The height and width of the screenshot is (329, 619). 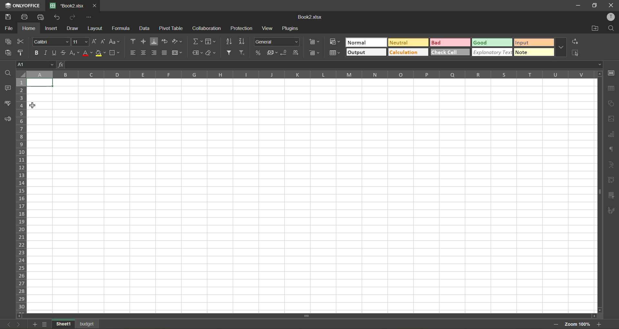 What do you see at coordinates (613, 120) in the screenshot?
I see `images` at bounding box center [613, 120].